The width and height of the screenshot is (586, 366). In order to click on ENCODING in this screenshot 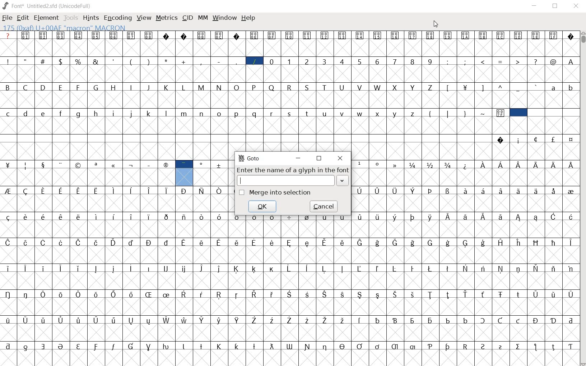, I will do `click(118, 18)`.